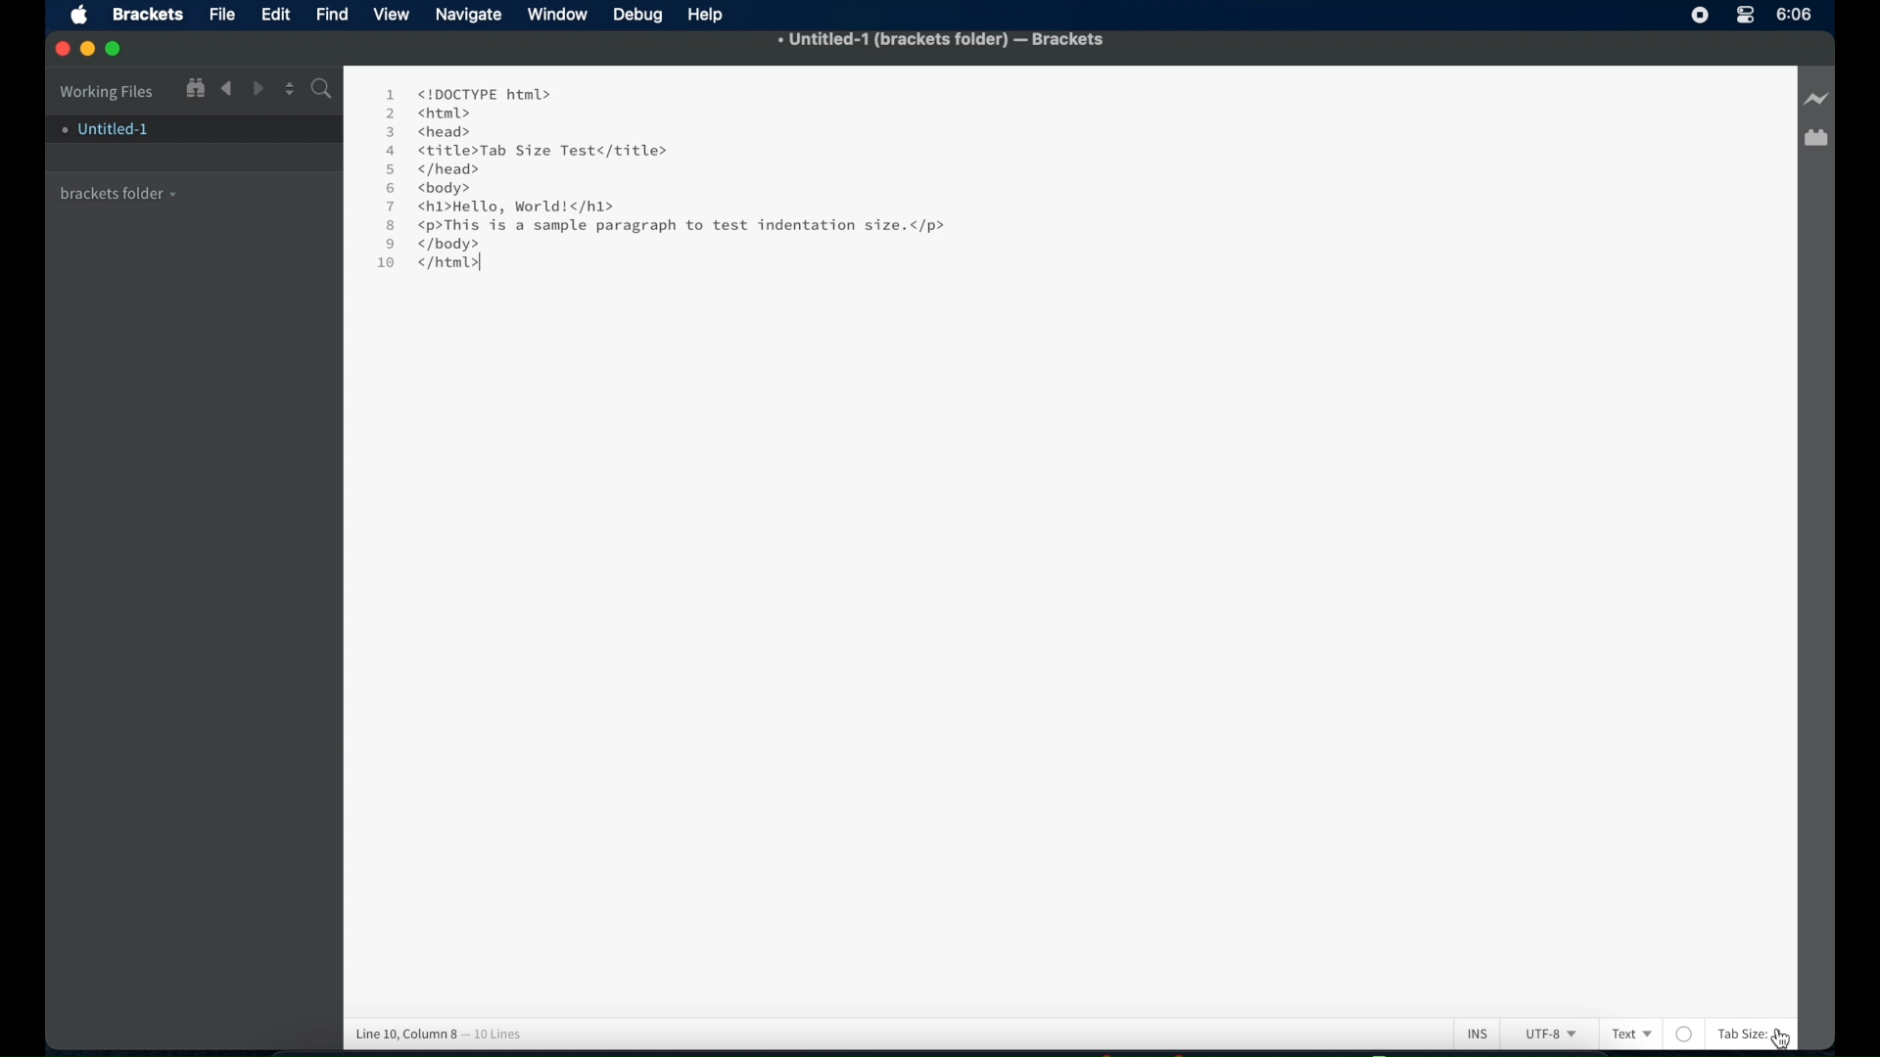 Image resolution: width=1880 pixels, height=1057 pixels. Describe the element at coordinates (226, 89) in the screenshot. I see `Left` at that location.